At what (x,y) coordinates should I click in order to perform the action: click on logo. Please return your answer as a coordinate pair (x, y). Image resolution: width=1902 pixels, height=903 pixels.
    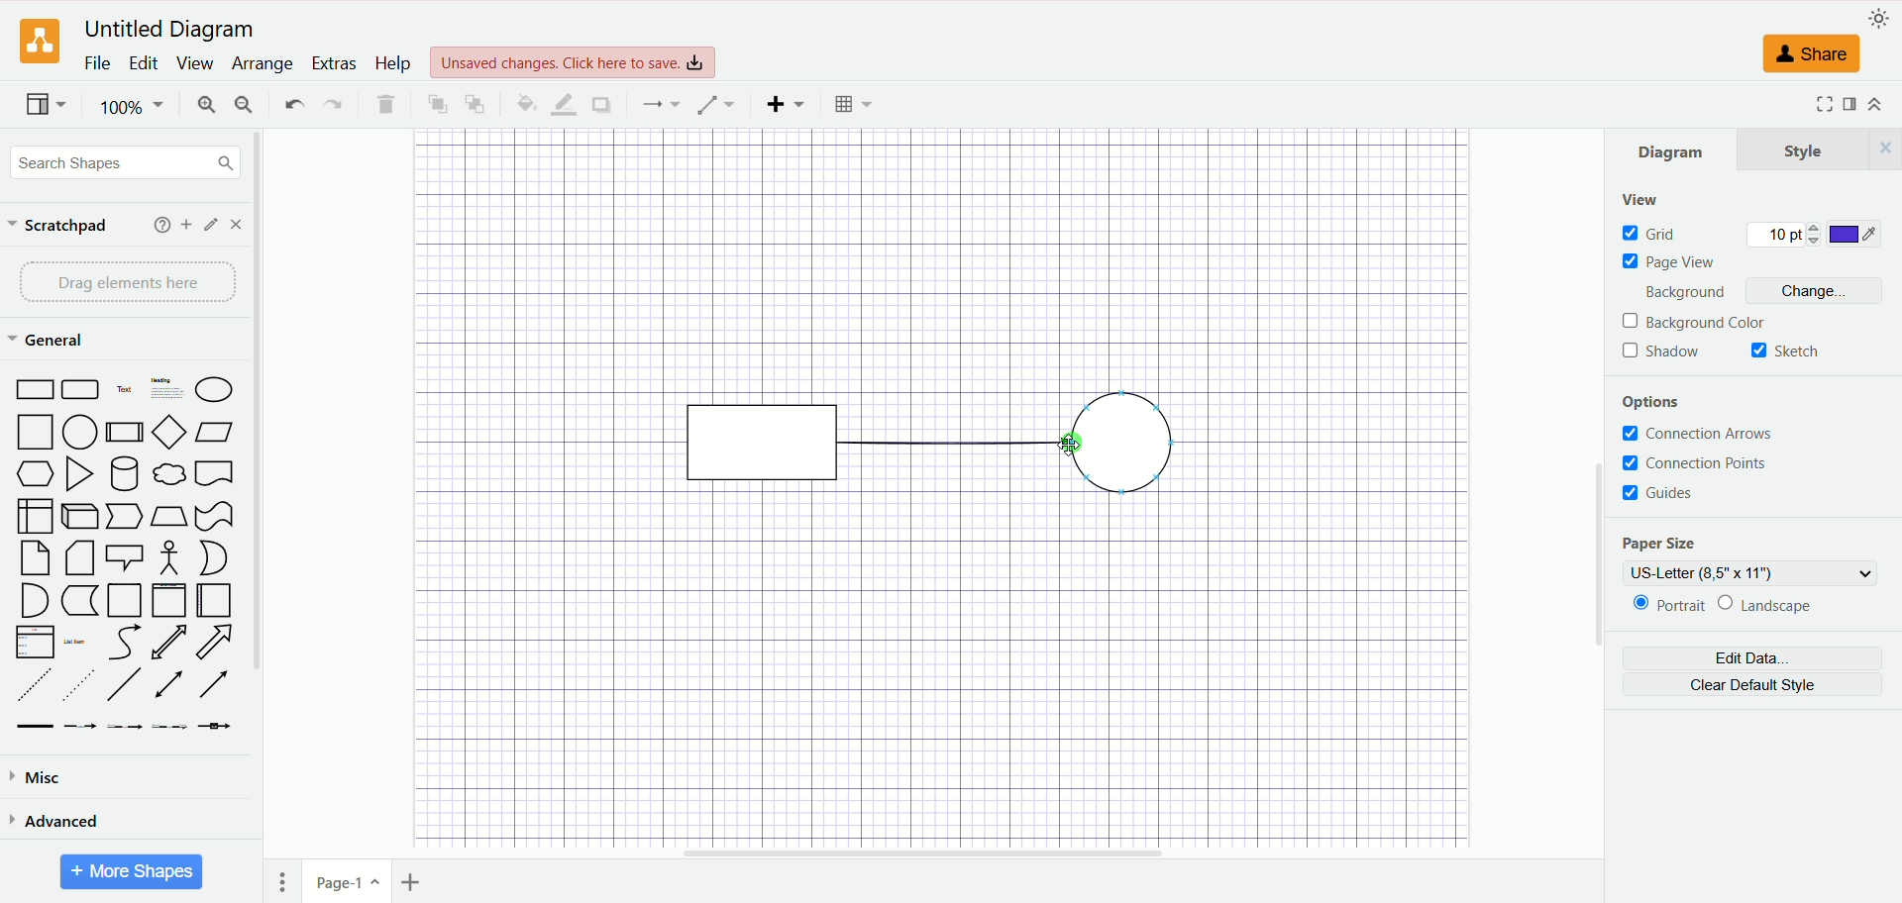
    Looking at the image, I should click on (38, 42).